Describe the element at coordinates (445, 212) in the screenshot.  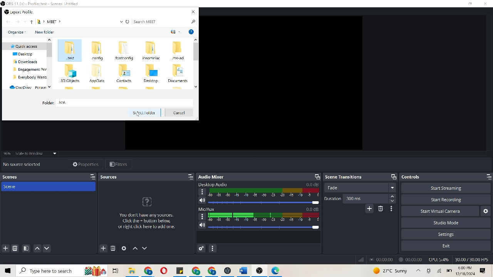
I see `start virtual camera` at that location.